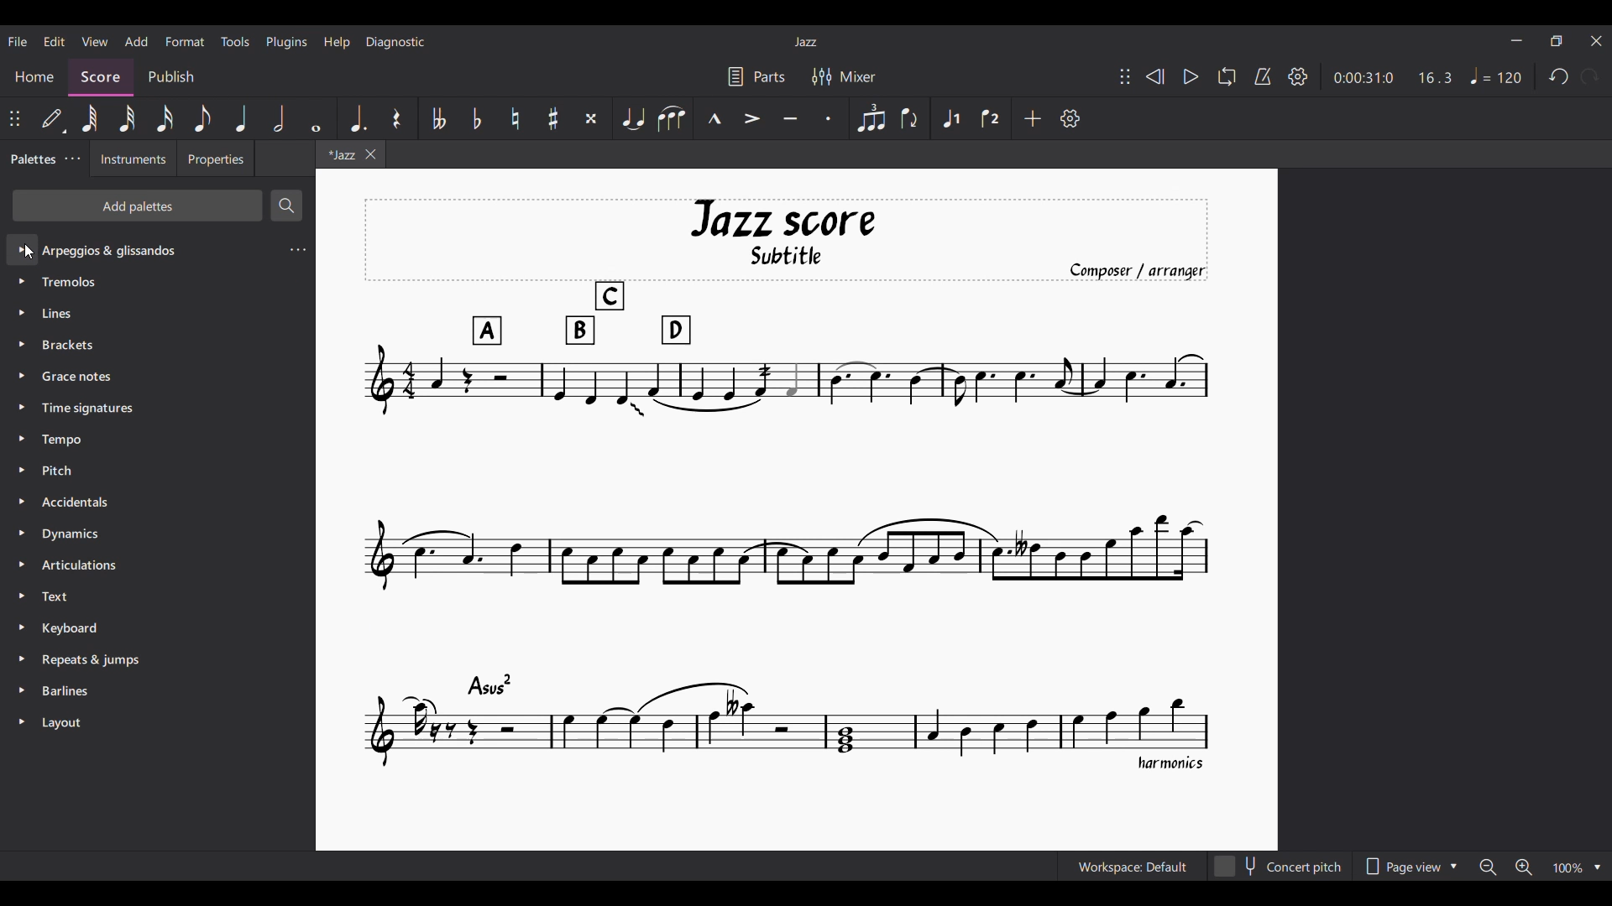  Describe the element at coordinates (1070, 118) in the screenshot. I see `Customization settings` at that location.